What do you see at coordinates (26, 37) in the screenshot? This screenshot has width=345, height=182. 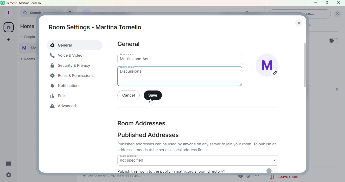 I see `People` at bounding box center [26, 37].